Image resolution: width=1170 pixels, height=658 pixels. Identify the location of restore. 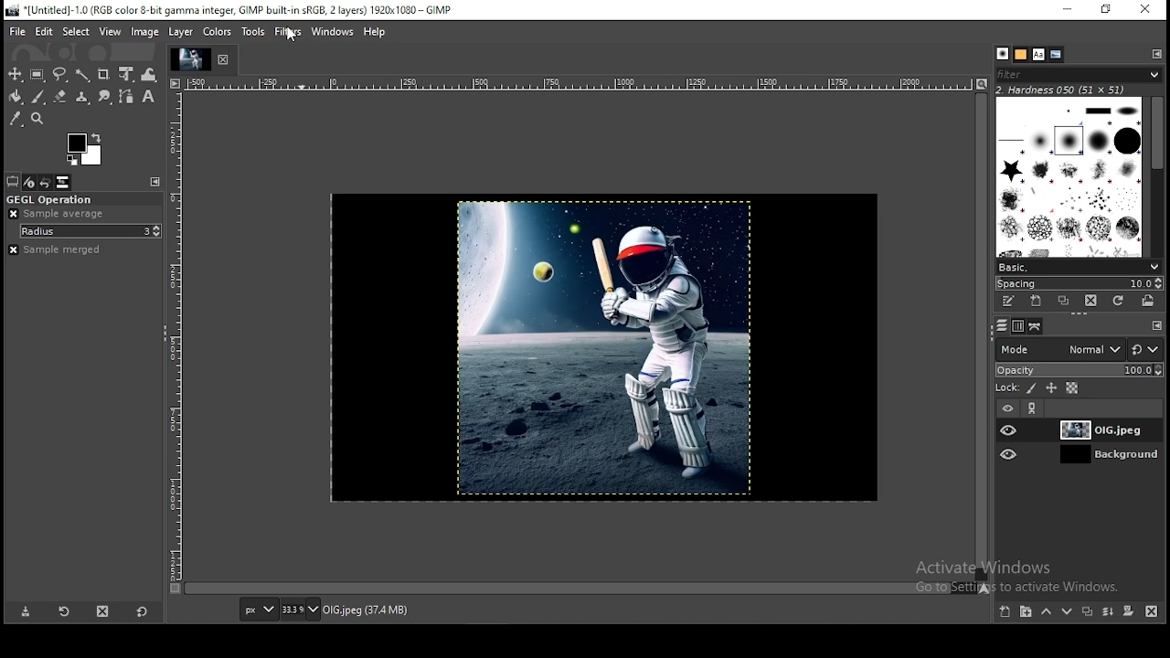
(1111, 10).